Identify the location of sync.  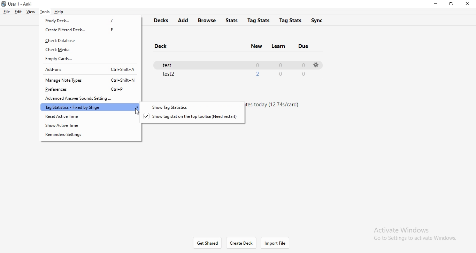
(318, 20).